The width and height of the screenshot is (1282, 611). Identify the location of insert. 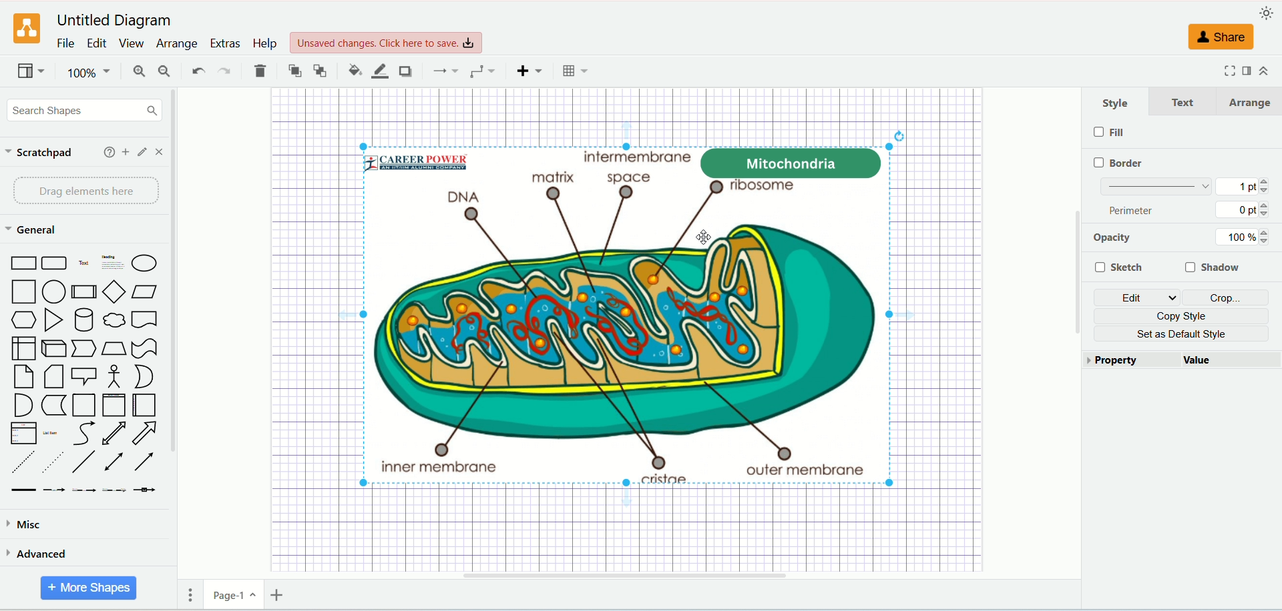
(529, 71).